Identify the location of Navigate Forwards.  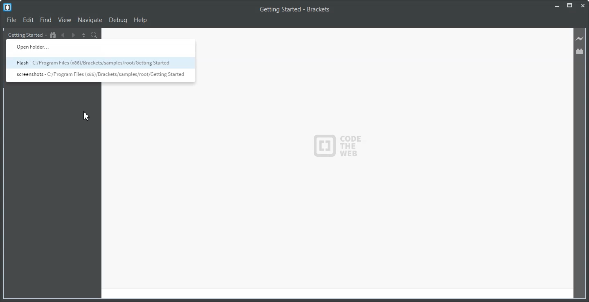
(73, 36).